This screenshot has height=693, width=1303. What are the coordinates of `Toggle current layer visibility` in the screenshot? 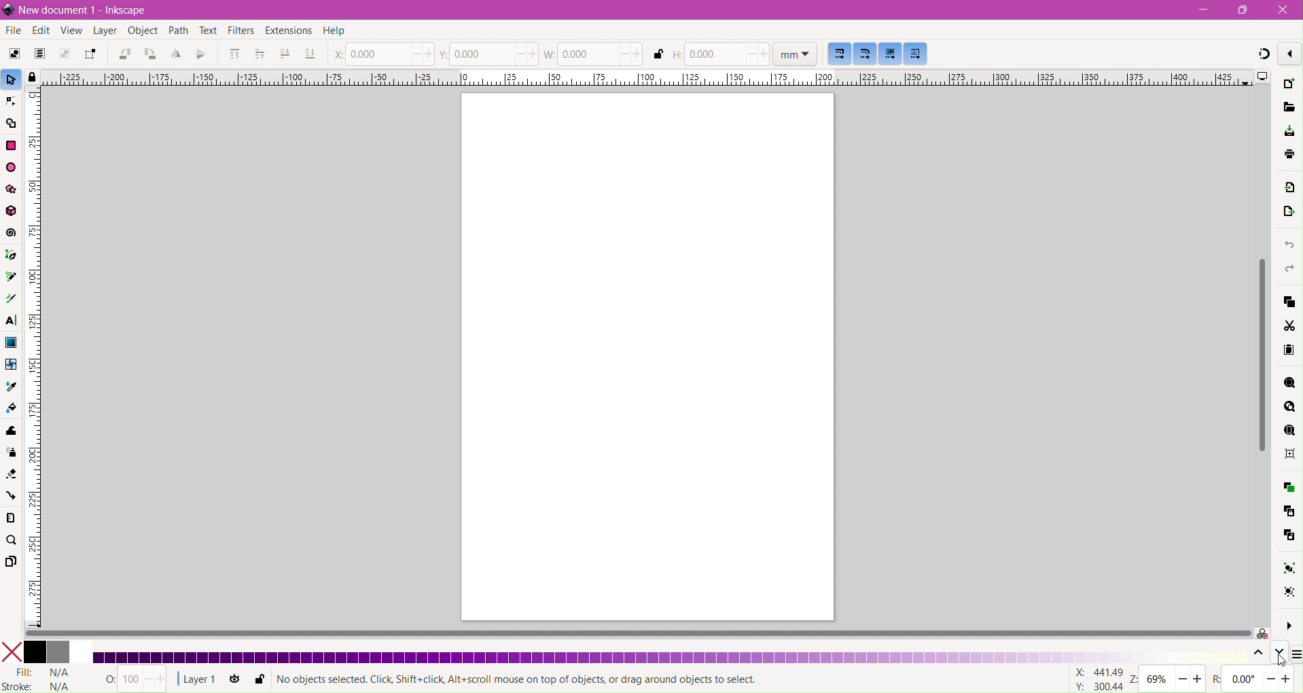 It's located at (235, 681).